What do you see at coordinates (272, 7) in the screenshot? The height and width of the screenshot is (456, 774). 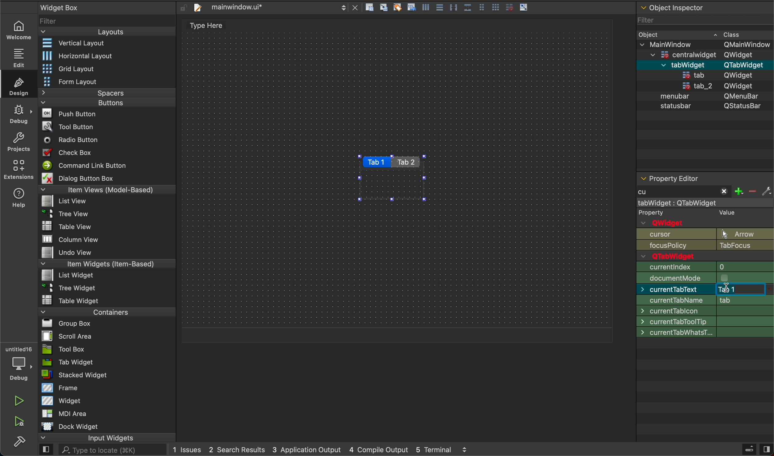 I see `file tab` at bounding box center [272, 7].